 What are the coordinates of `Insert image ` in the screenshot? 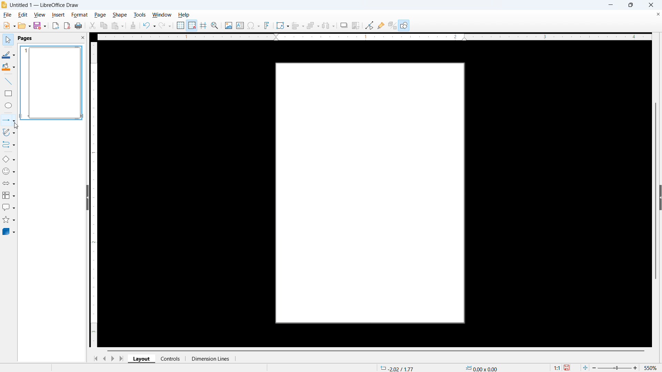 It's located at (229, 25).